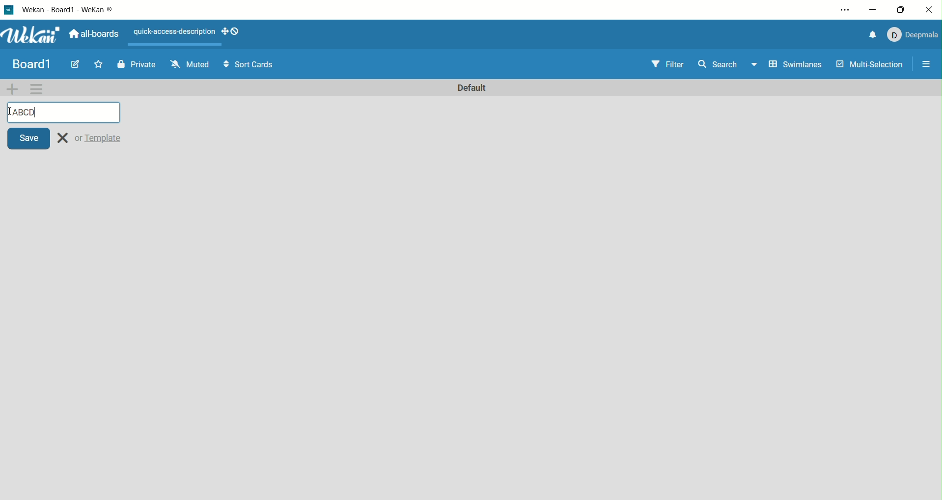  What do you see at coordinates (224, 32) in the screenshot?
I see `show-desktop-drag-handles` at bounding box center [224, 32].